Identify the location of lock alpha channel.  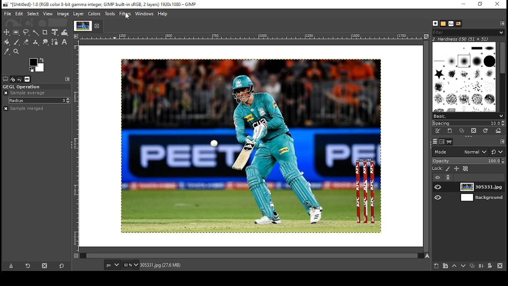
(466, 169).